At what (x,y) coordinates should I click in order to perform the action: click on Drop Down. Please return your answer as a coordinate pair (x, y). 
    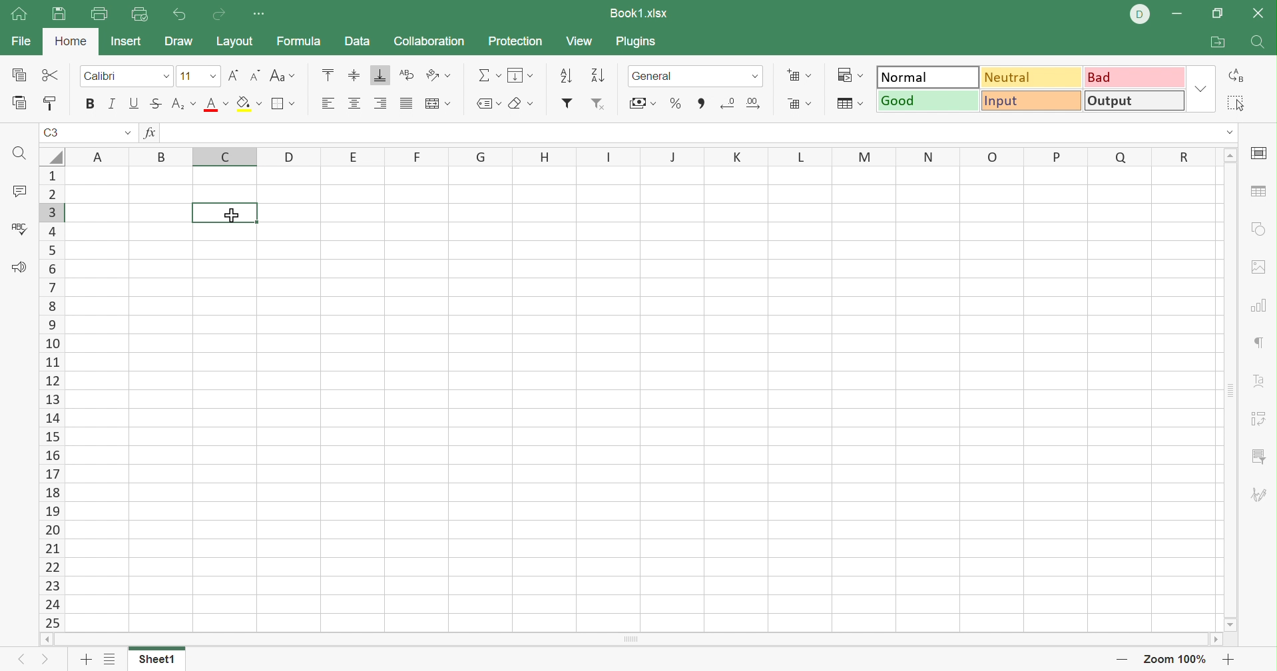
    Looking at the image, I should click on (1229, 132).